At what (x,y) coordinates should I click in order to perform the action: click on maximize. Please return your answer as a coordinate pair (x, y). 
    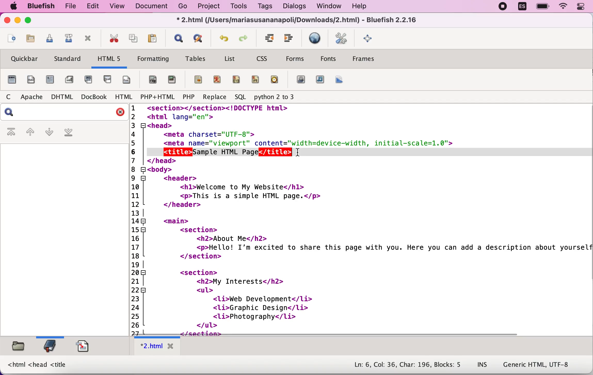
    Looking at the image, I should click on (30, 21).